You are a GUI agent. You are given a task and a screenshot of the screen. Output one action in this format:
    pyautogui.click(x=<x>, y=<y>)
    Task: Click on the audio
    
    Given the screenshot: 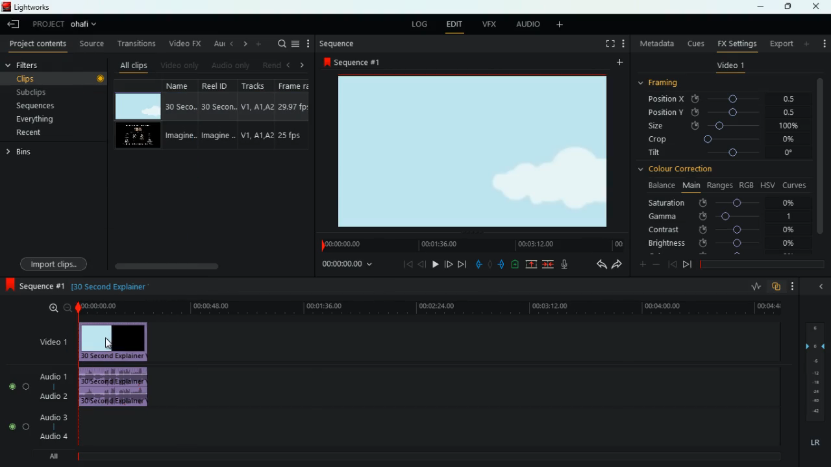 What is the action you would take?
    pyautogui.click(x=114, y=387)
    